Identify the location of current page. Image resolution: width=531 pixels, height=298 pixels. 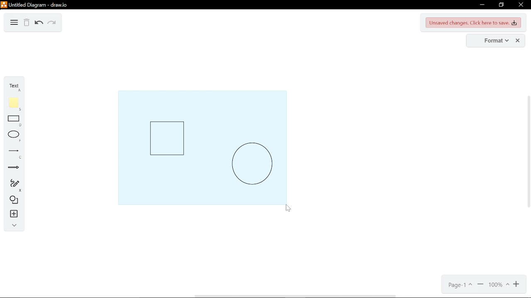
(458, 286).